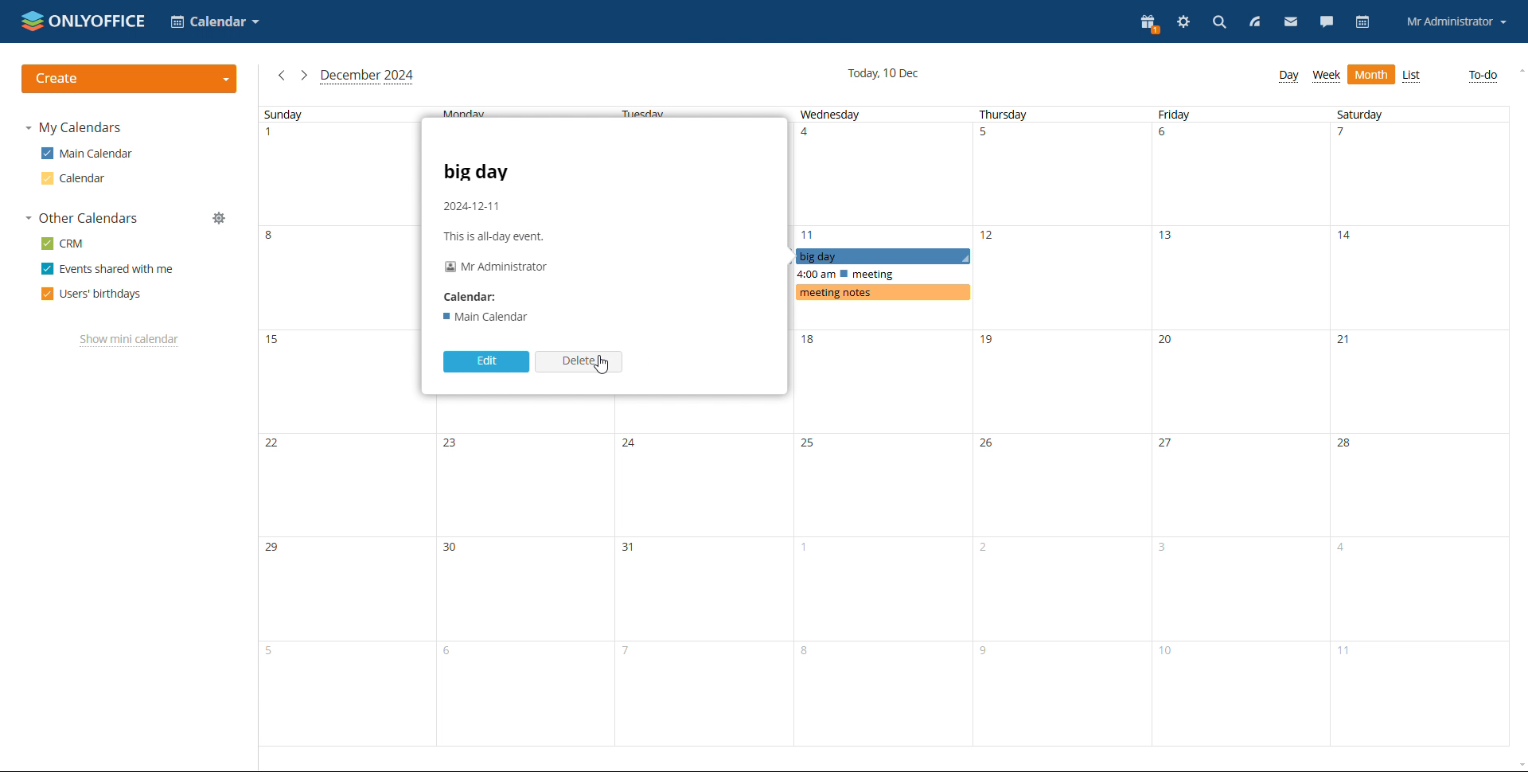  Describe the element at coordinates (215, 21) in the screenshot. I see `select application` at that location.